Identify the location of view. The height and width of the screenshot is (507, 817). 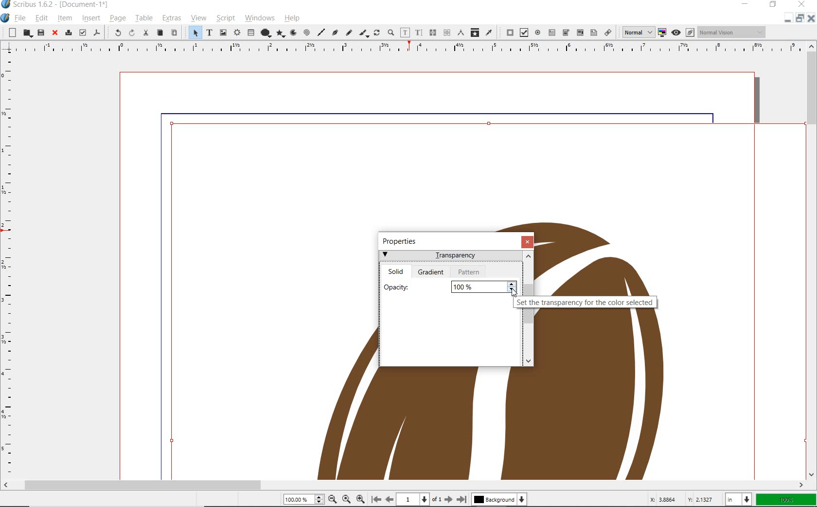
(198, 18).